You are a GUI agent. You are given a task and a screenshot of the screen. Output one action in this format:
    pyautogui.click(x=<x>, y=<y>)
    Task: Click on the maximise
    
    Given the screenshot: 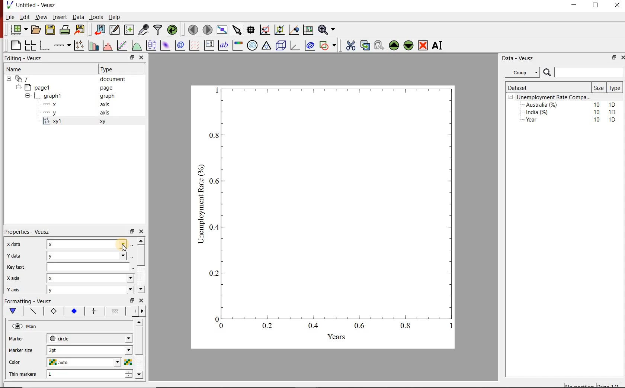 What is the action you would take?
    pyautogui.click(x=596, y=7)
    